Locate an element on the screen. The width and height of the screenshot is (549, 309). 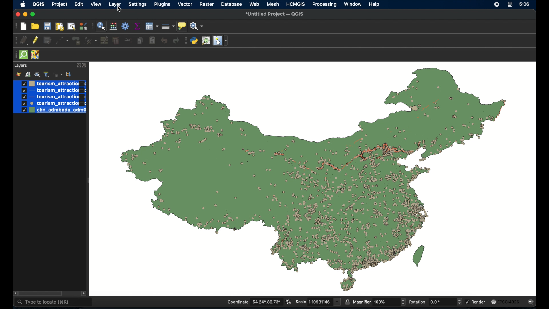
window is located at coordinates (353, 4).